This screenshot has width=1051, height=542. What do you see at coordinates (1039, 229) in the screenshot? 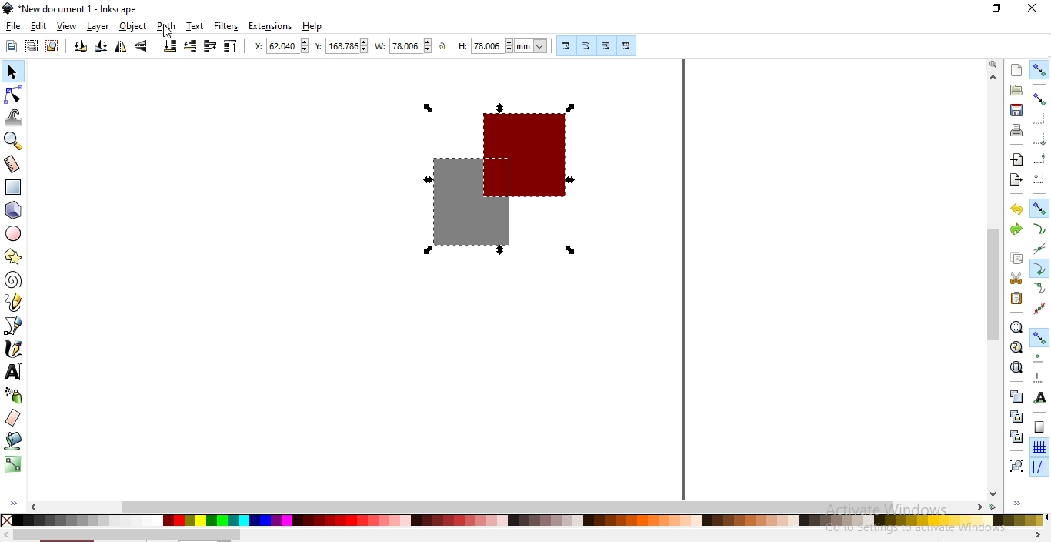
I see `snap to paths` at bounding box center [1039, 229].